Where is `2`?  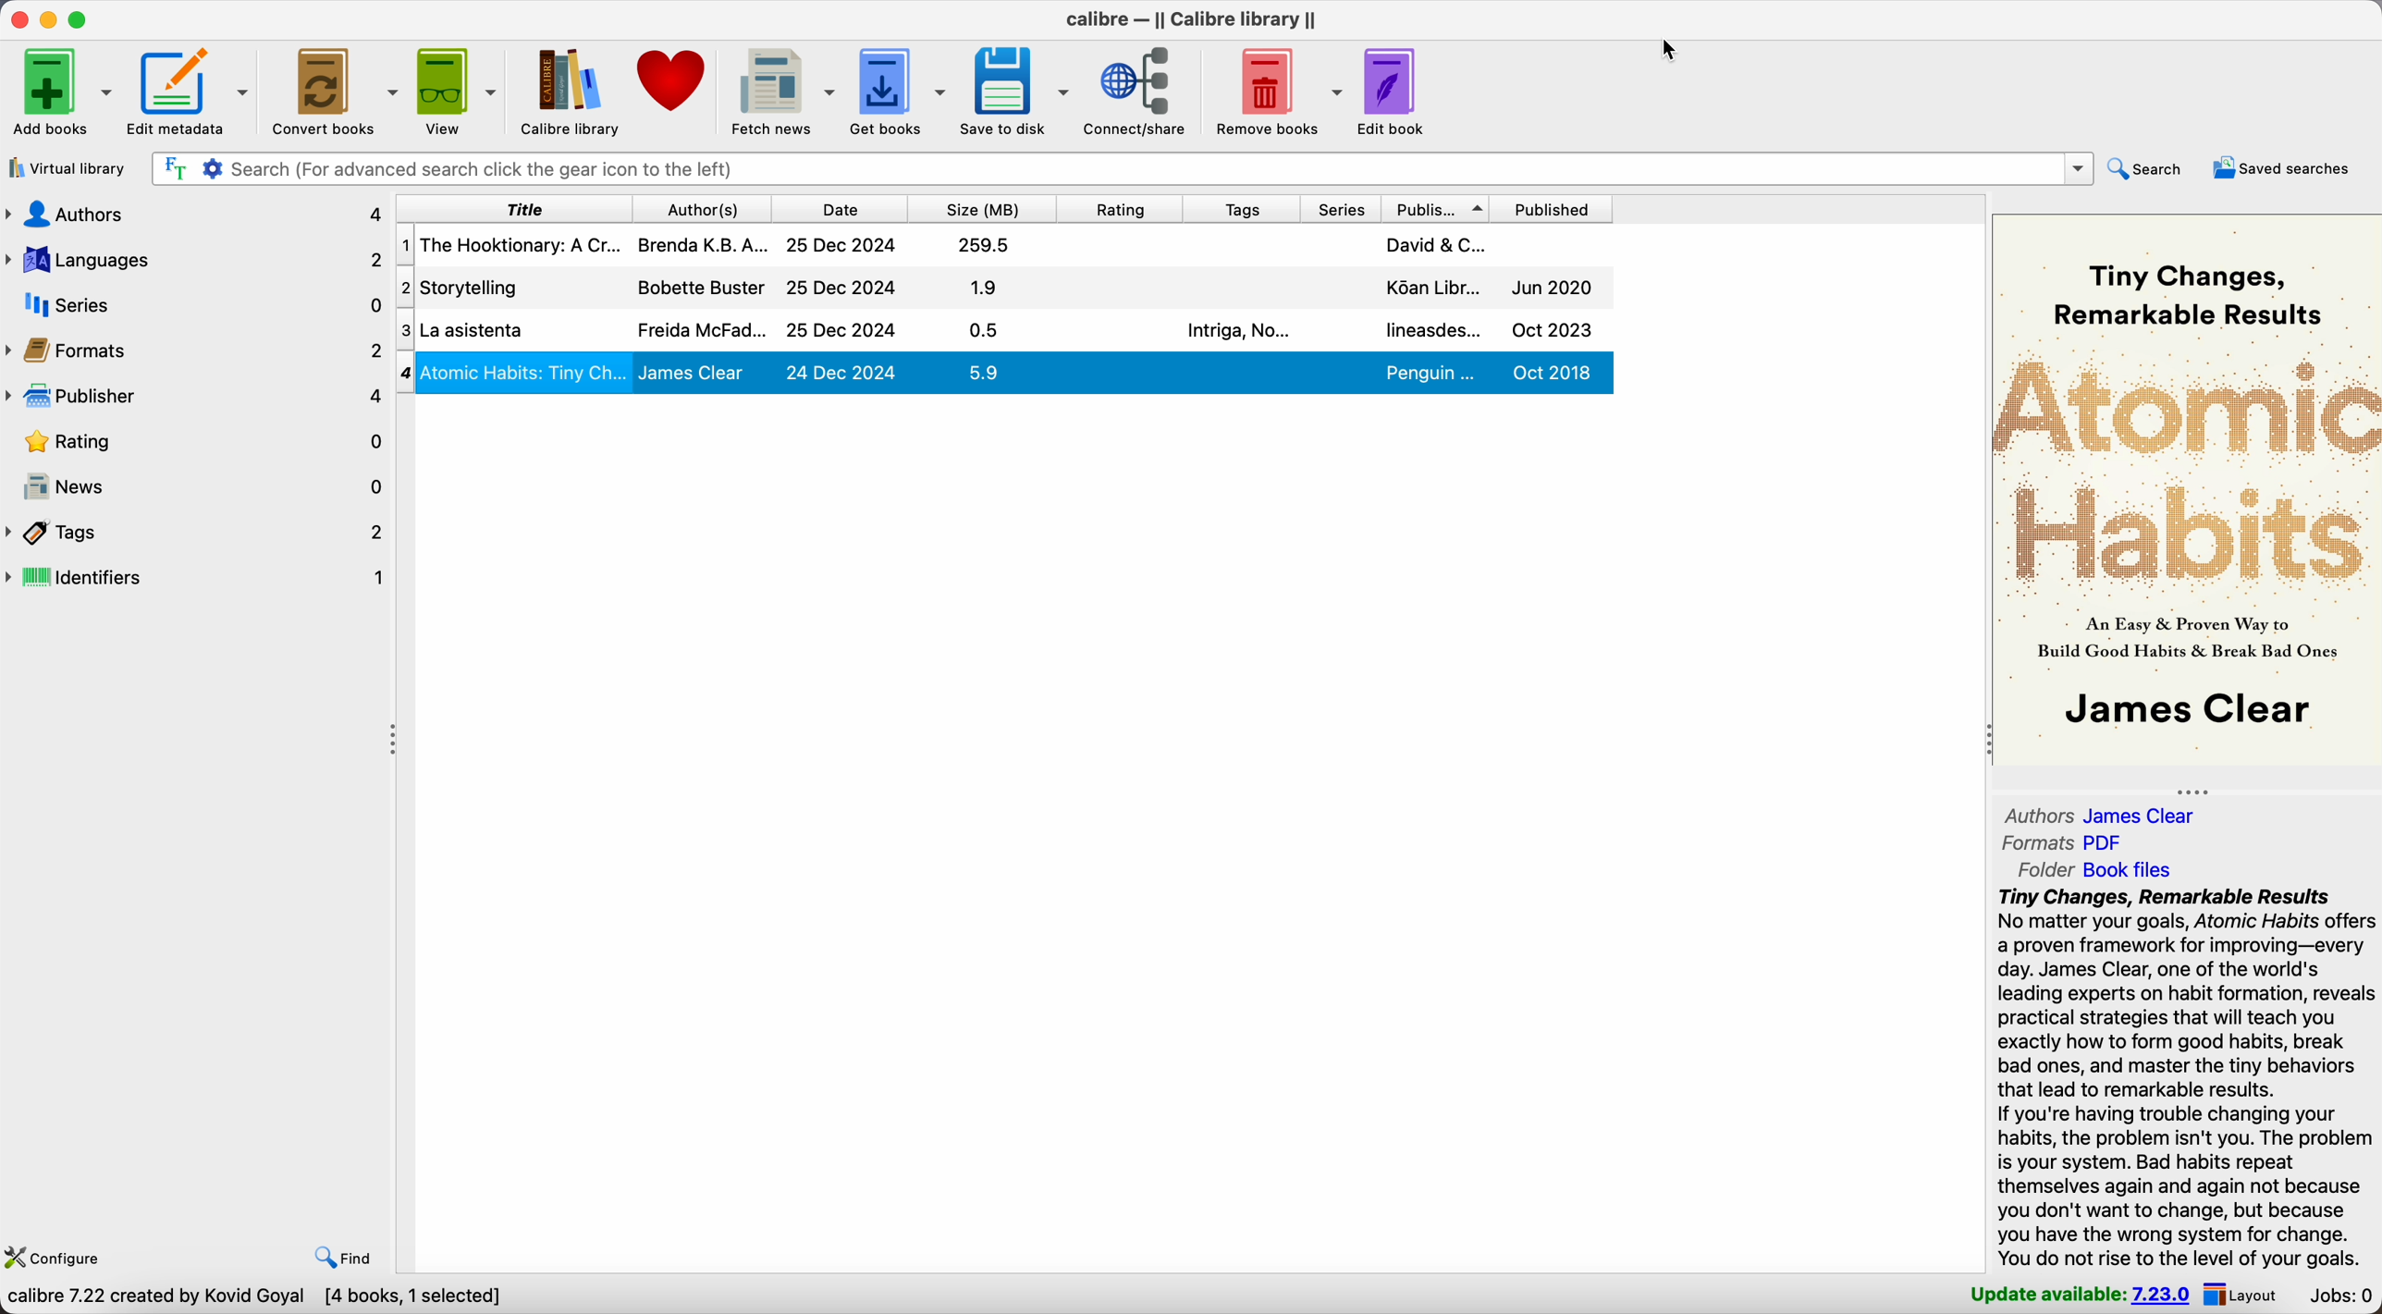 2 is located at coordinates (405, 288).